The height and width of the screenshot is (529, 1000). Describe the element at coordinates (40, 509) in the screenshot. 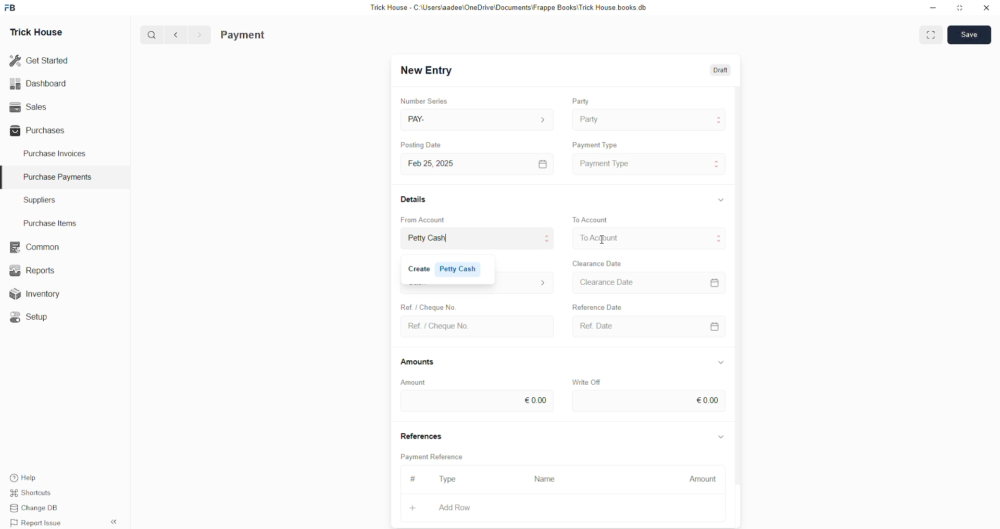

I see `Change DB` at that location.